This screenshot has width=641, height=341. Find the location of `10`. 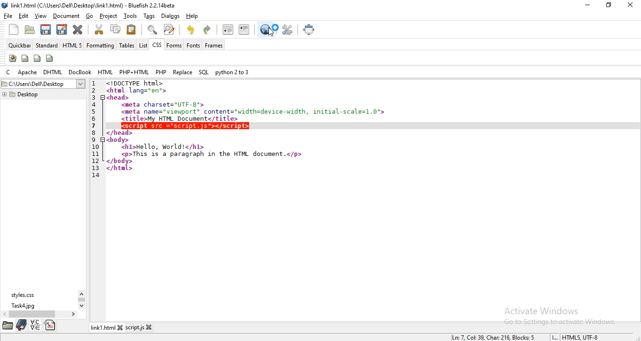

10 is located at coordinates (95, 147).